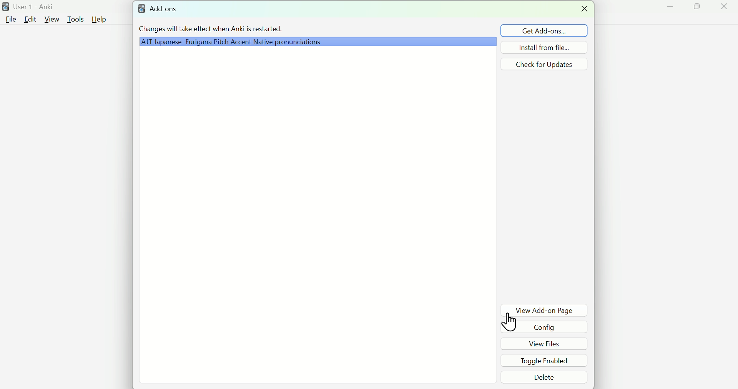  What do you see at coordinates (546, 65) in the screenshot?
I see `Check for Updates` at bounding box center [546, 65].